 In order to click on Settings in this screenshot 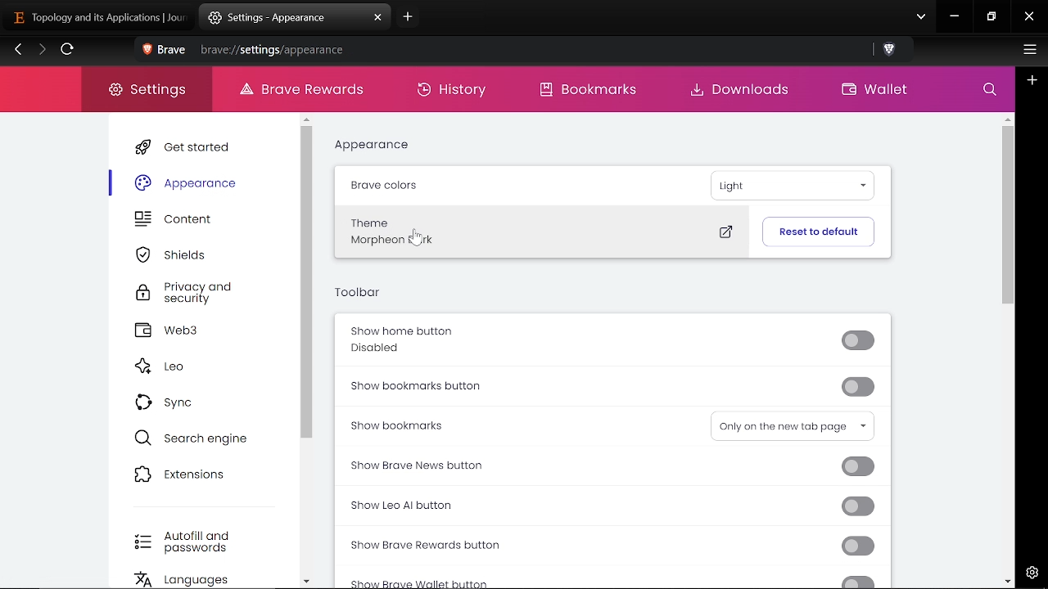, I will do `click(147, 90)`.